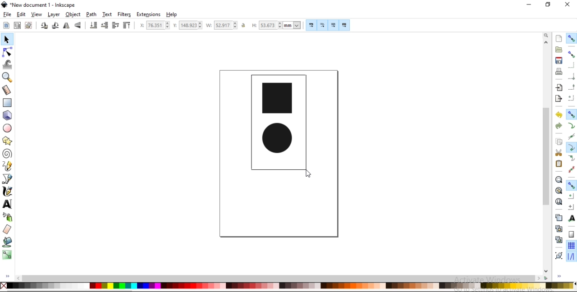 This screenshot has width=577, height=292. What do you see at coordinates (172, 14) in the screenshot?
I see `help` at bounding box center [172, 14].